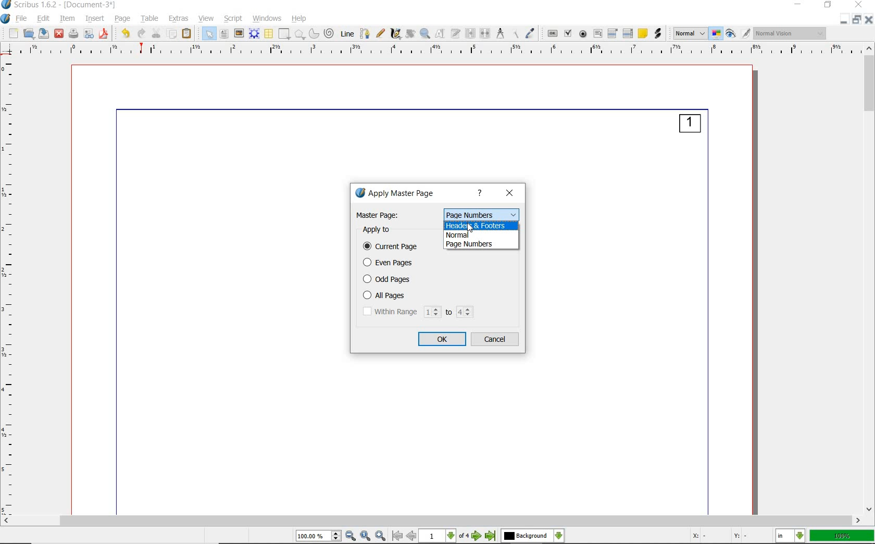 The image size is (875, 544). What do you see at coordinates (331, 33) in the screenshot?
I see `spiral` at bounding box center [331, 33].